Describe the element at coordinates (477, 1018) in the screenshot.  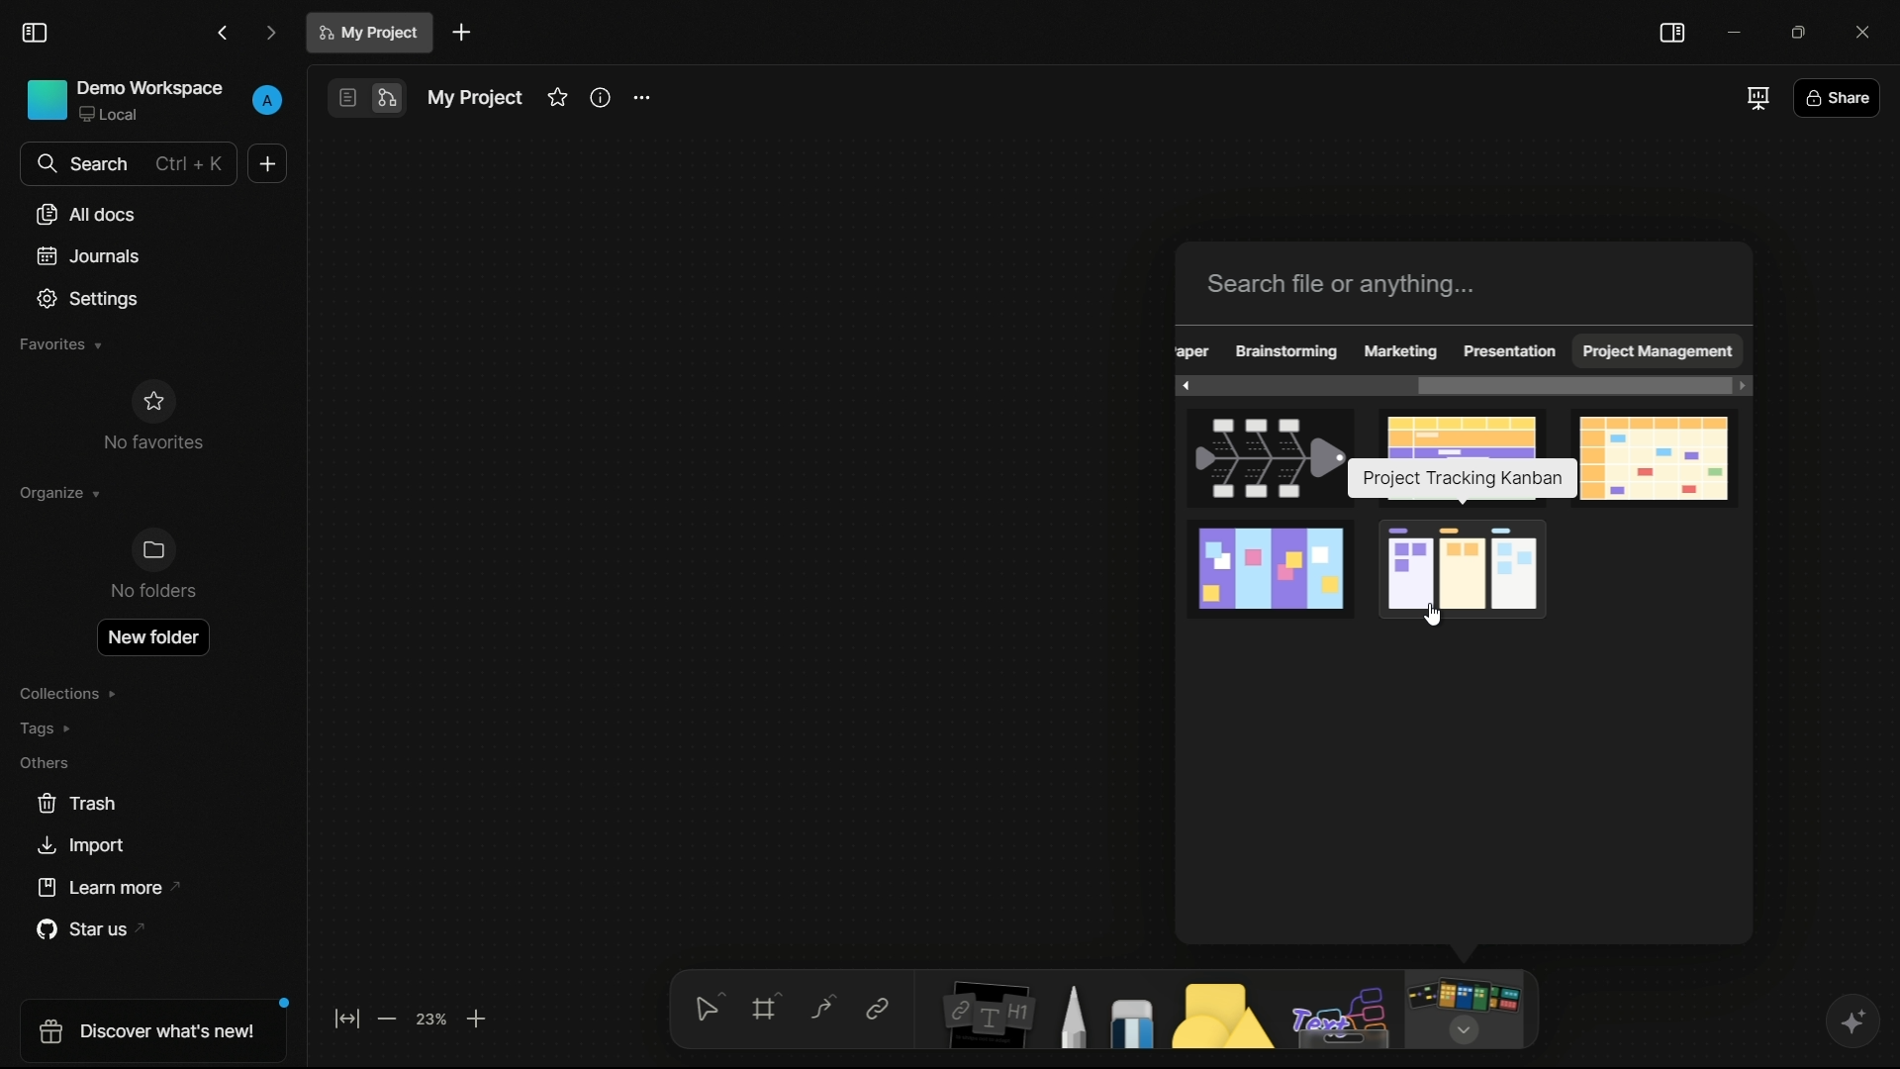
I see `zoom in` at that location.